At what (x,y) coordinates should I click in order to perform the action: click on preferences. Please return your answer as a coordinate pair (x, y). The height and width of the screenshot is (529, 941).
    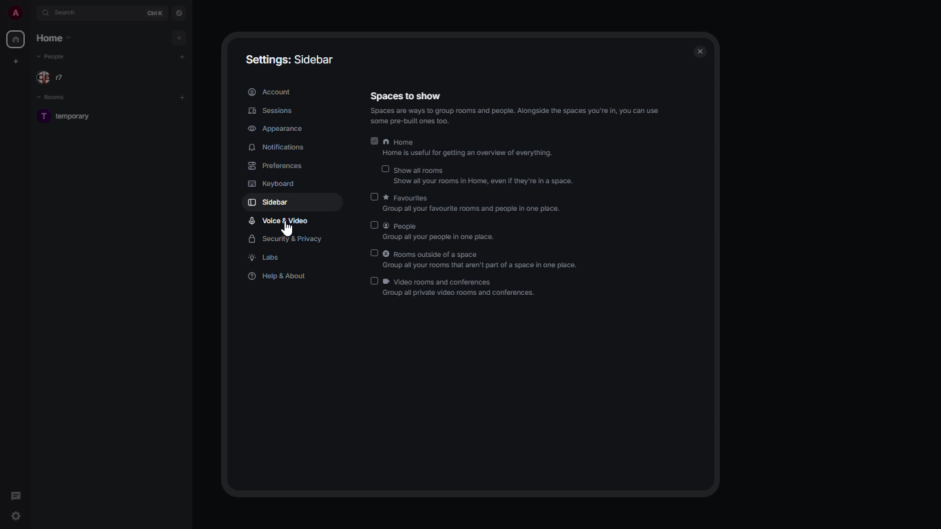
    Looking at the image, I should click on (278, 166).